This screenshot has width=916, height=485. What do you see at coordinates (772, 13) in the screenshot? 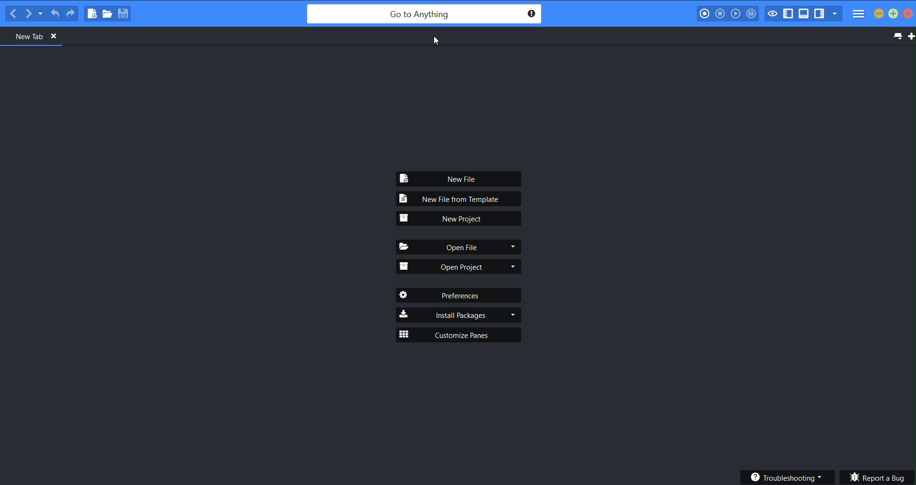
I see `toggle focus mode` at bounding box center [772, 13].